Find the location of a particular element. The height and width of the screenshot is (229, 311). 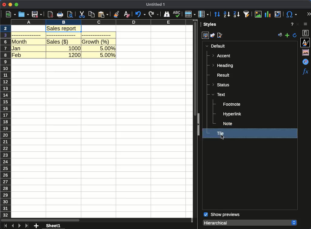

print is located at coordinates (60, 15).